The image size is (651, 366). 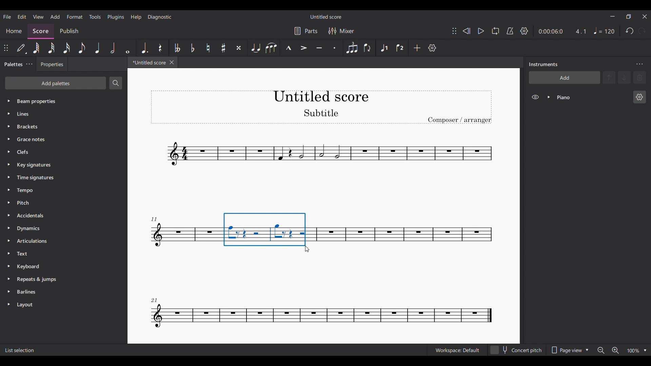 What do you see at coordinates (61, 125) in the screenshot?
I see `Brackets` at bounding box center [61, 125].